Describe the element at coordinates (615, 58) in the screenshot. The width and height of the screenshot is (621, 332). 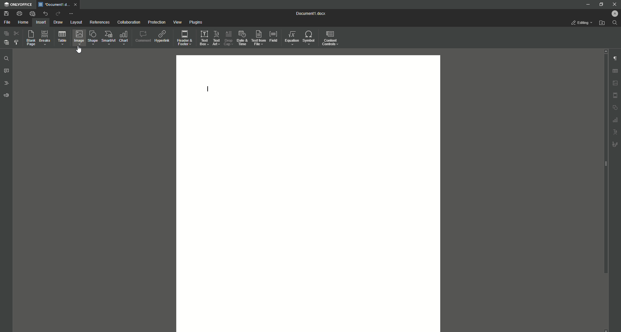
I see `Paragraph Settings` at that location.